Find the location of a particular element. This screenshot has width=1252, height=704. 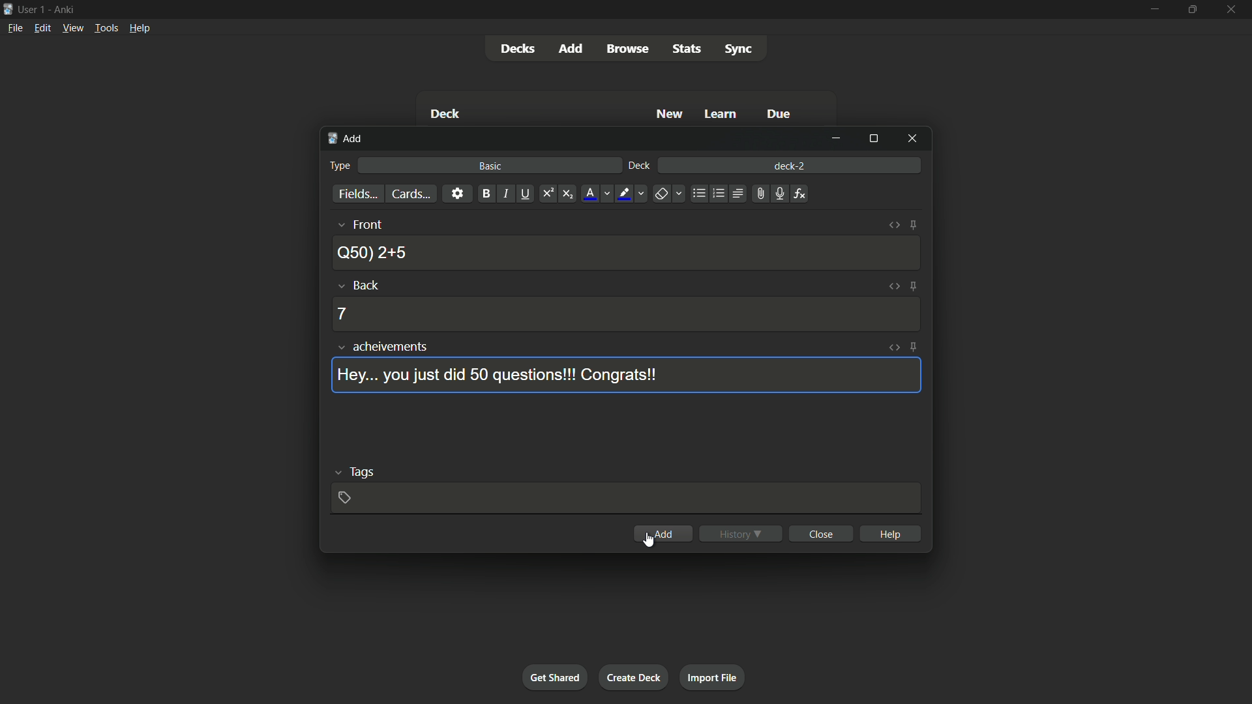

toggle sticky is located at coordinates (912, 286).